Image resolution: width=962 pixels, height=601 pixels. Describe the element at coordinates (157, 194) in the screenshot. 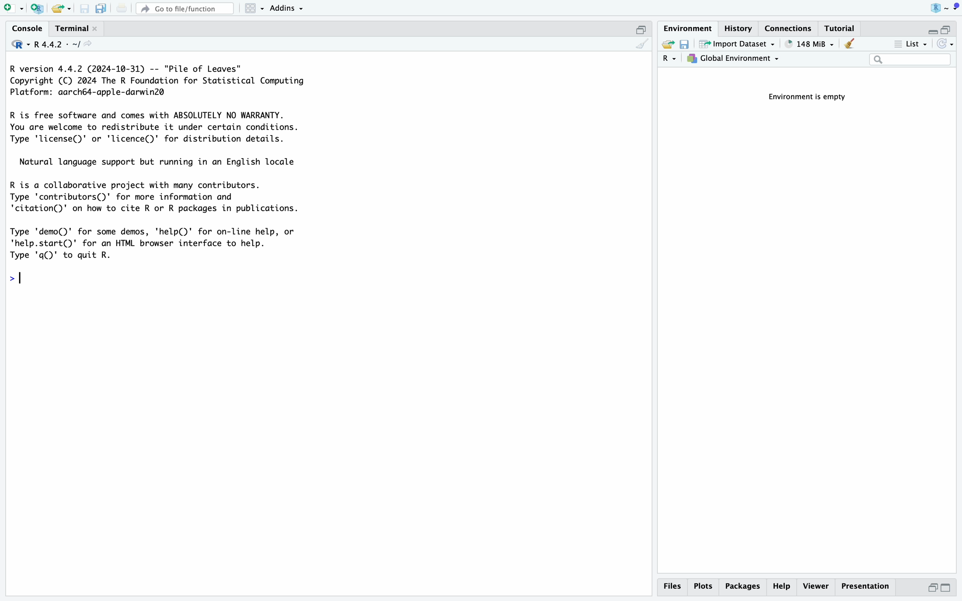

I see `description of contributors` at that location.